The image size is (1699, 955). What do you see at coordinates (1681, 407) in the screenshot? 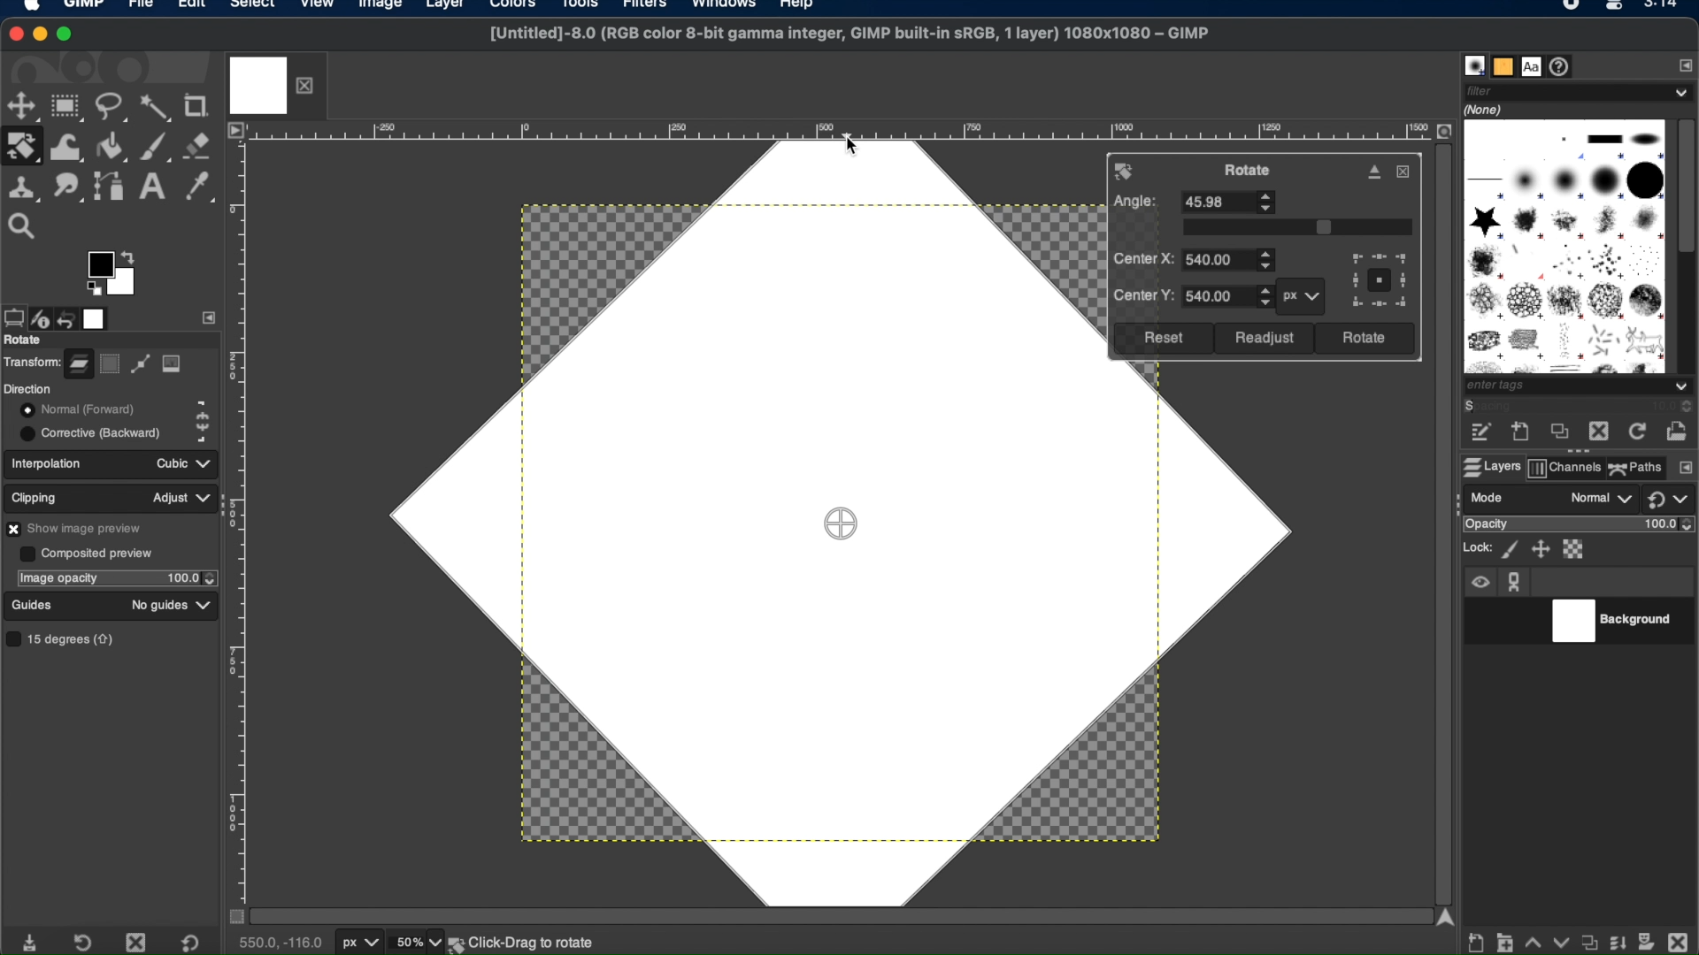
I see `spacing stepper buttons` at bounding box center [1681, 407].